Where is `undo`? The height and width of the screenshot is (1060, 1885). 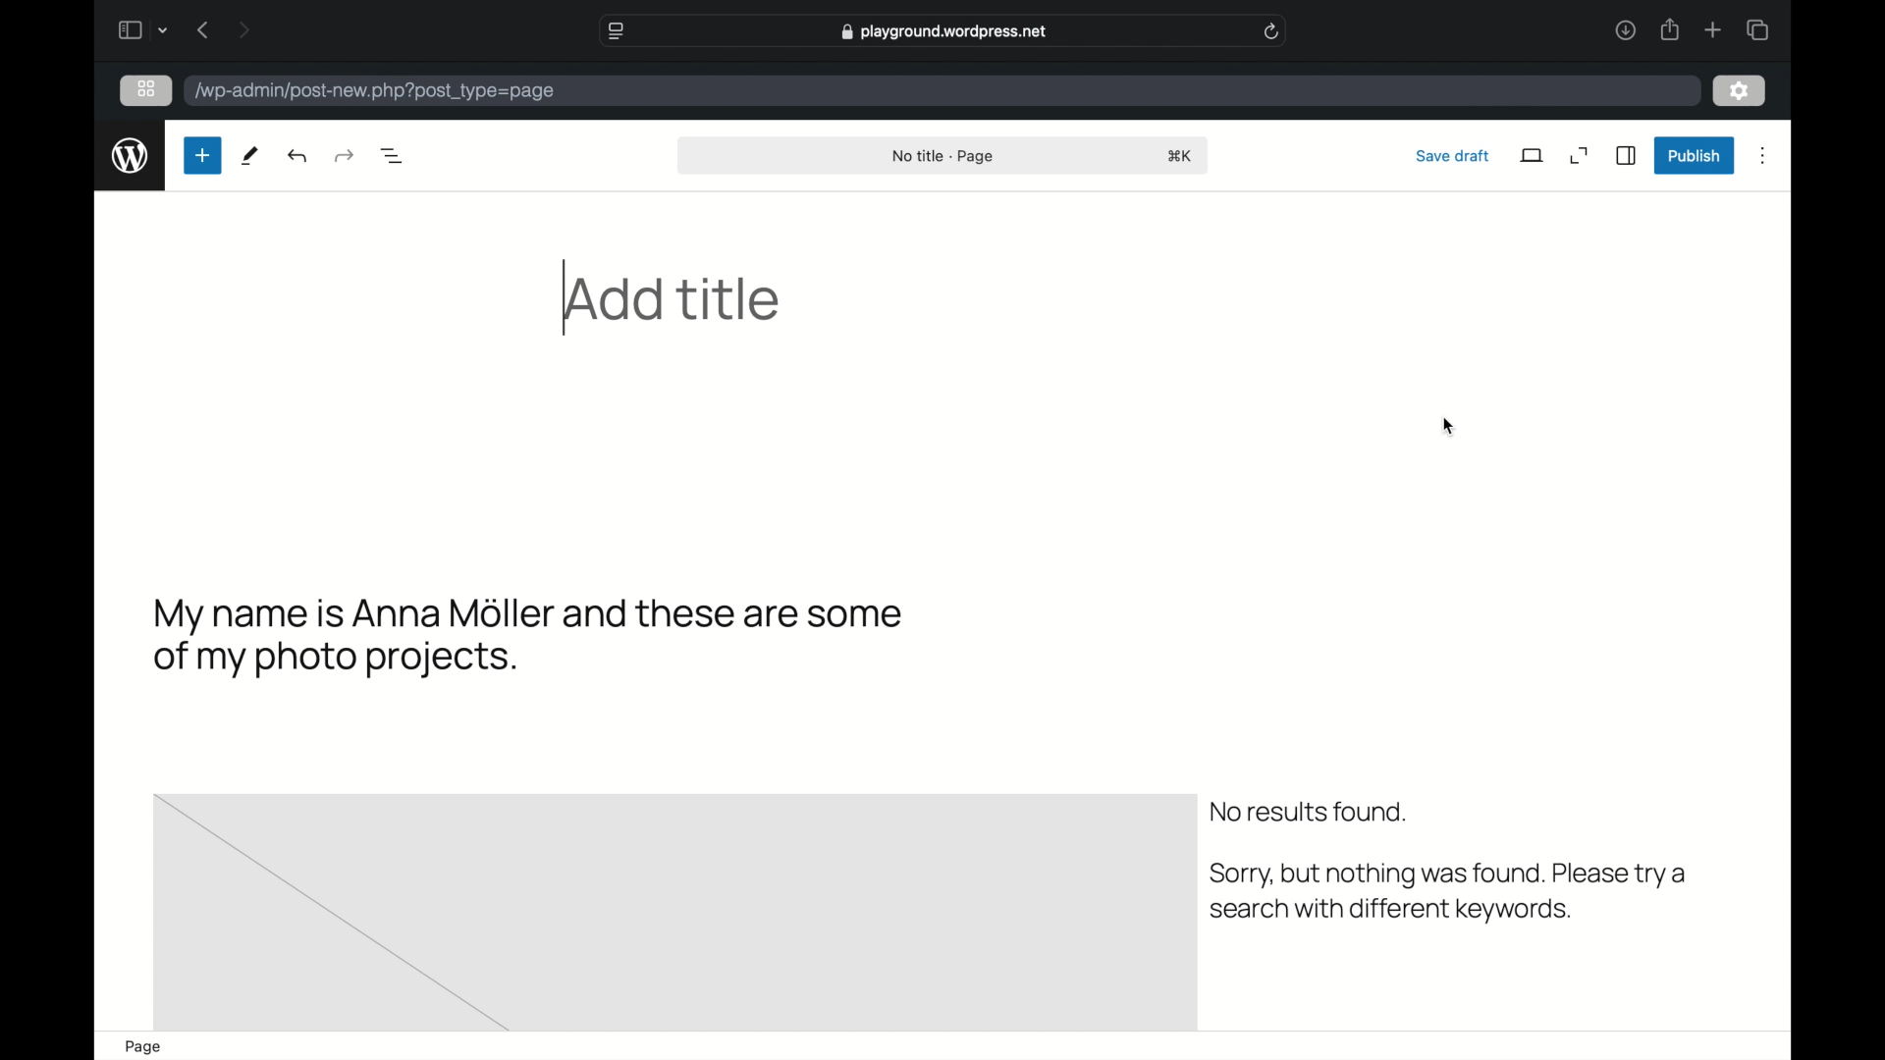
undo is located at coordinates (344, 155).